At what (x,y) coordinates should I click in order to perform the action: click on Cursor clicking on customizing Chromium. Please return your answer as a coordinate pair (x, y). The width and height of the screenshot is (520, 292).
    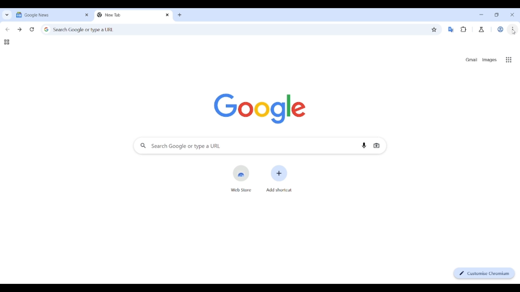
    Looking at the image, I should click on (514, 32).